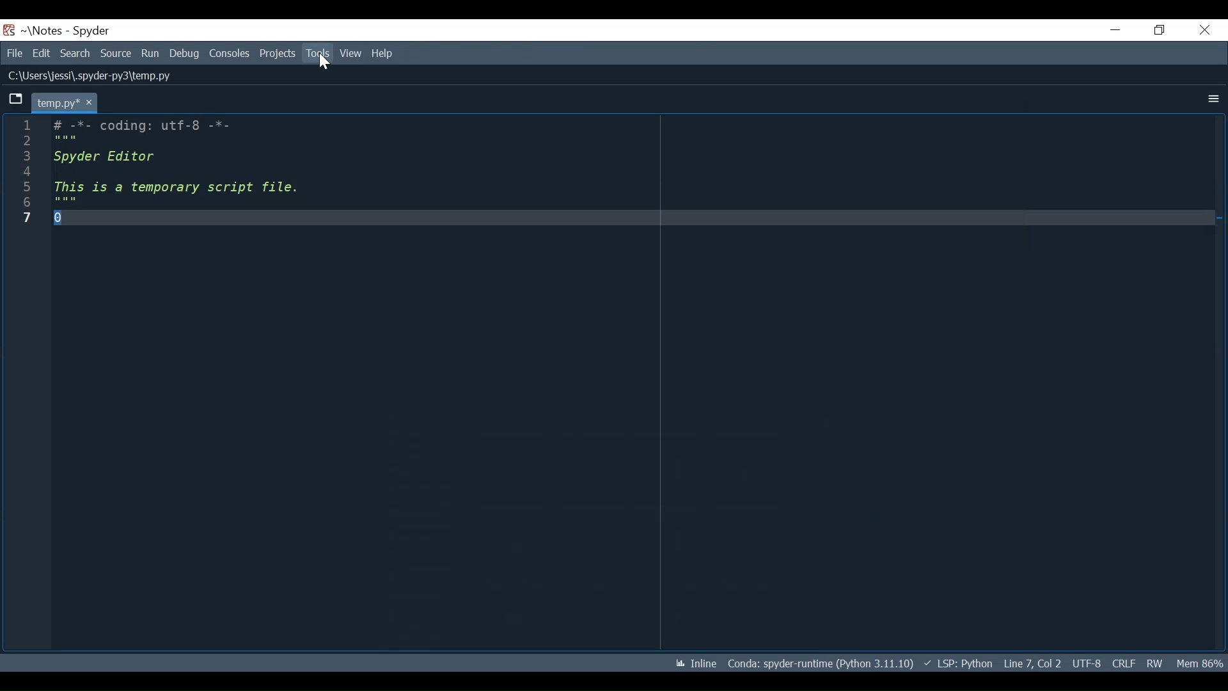  I want to click on File Encoding, so click(1087, 662).